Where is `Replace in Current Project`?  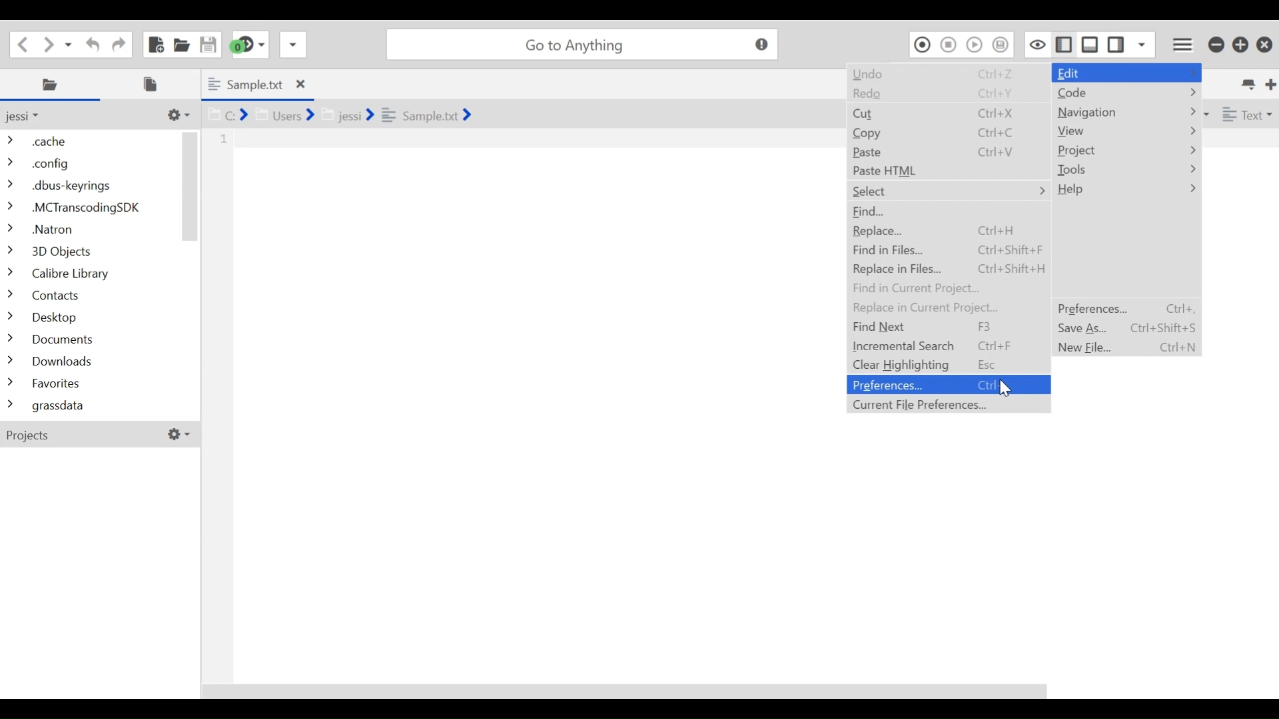 Replace in Current Project is located at coordinates (946, 307).